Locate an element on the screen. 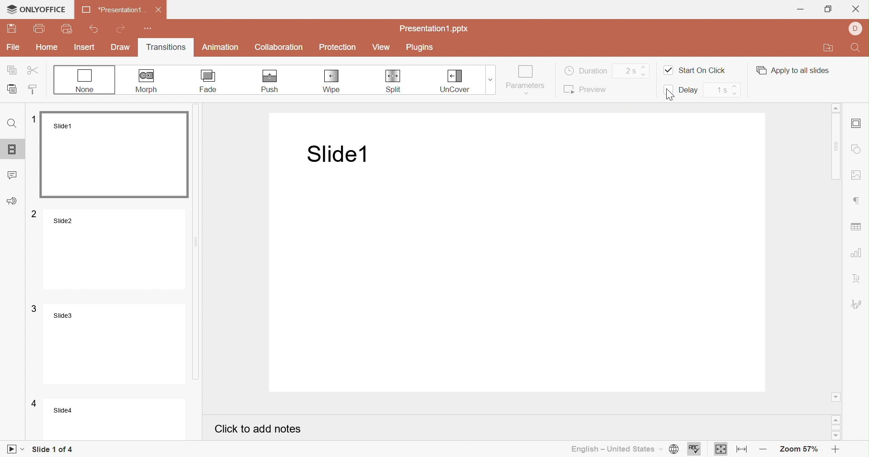  Open file location is located at coordinates (828, 48).